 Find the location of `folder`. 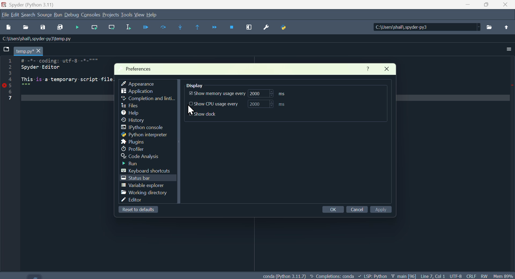

folder is located at coordinates (6, 50).